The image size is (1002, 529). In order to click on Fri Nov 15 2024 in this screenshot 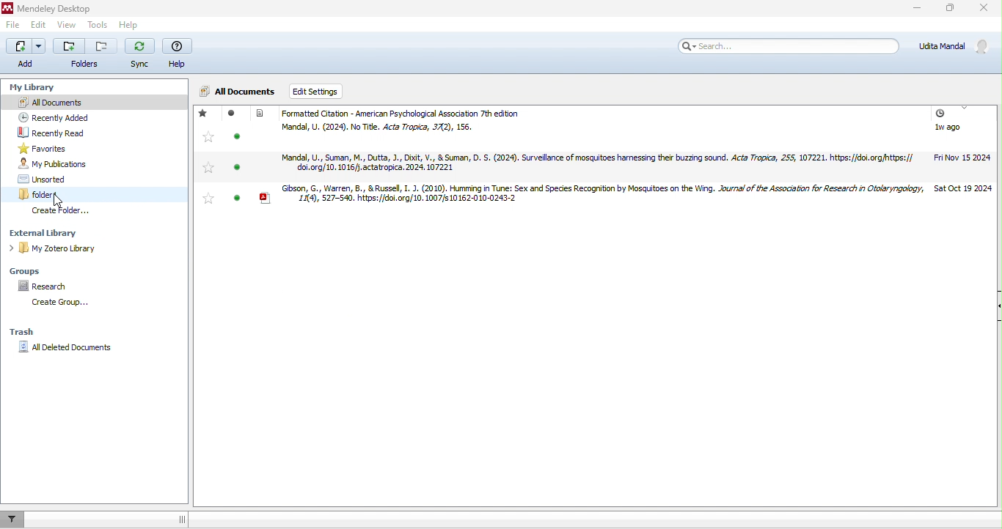, I will do `click(963, 158)`.